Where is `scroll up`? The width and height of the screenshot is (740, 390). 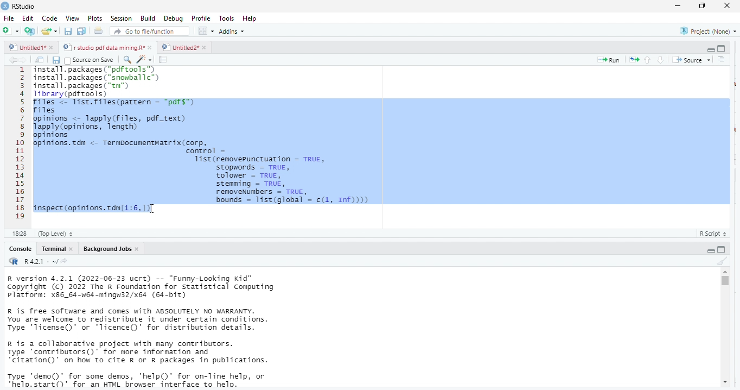 scroll up is located at coordinates (725, 272).